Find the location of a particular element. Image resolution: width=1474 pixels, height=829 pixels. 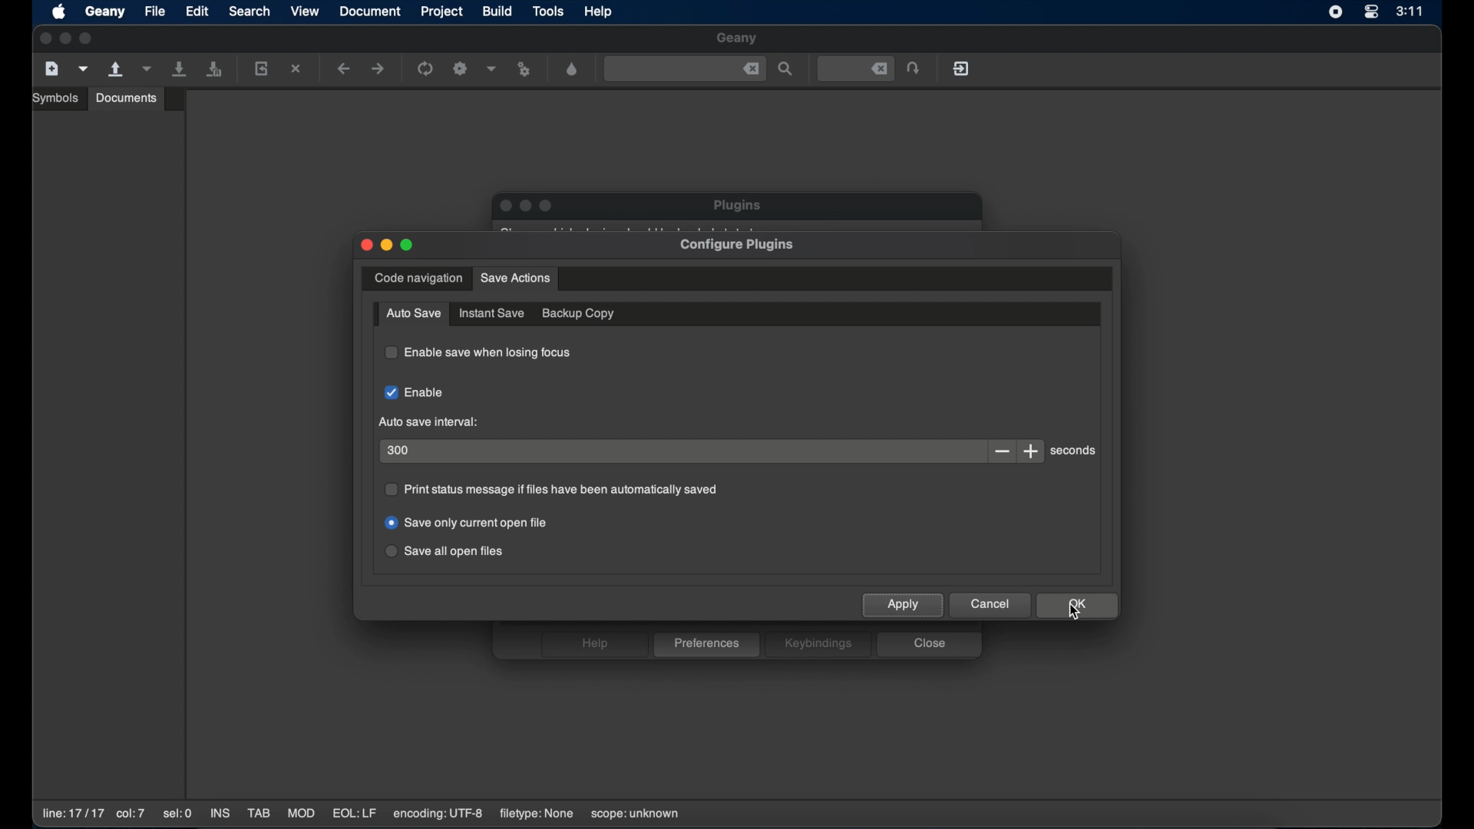

3:11 is located at coordinates (1410, 11).